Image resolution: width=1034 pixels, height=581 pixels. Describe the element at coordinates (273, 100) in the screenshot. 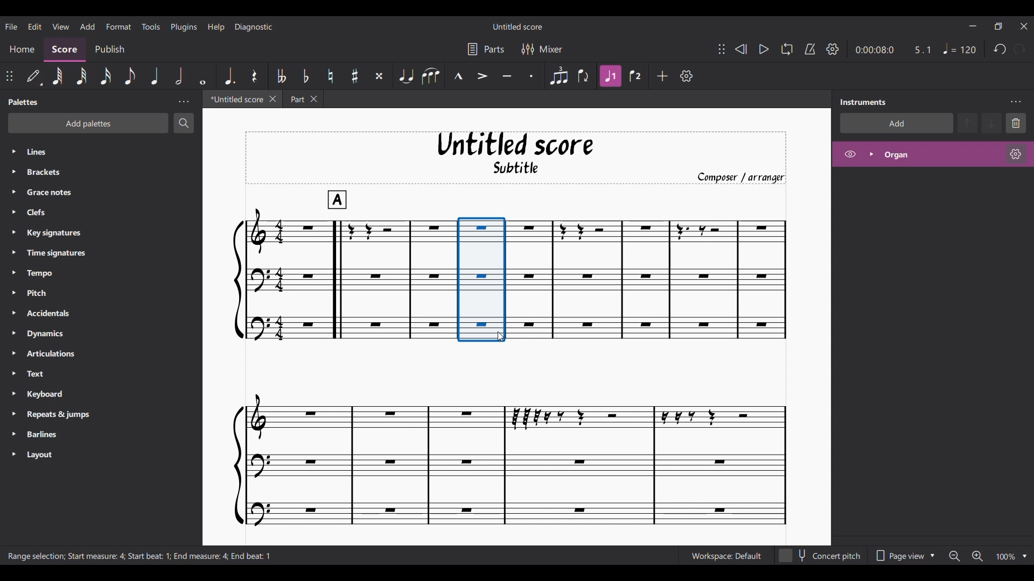

I see `Close Untitled tab` at that location.